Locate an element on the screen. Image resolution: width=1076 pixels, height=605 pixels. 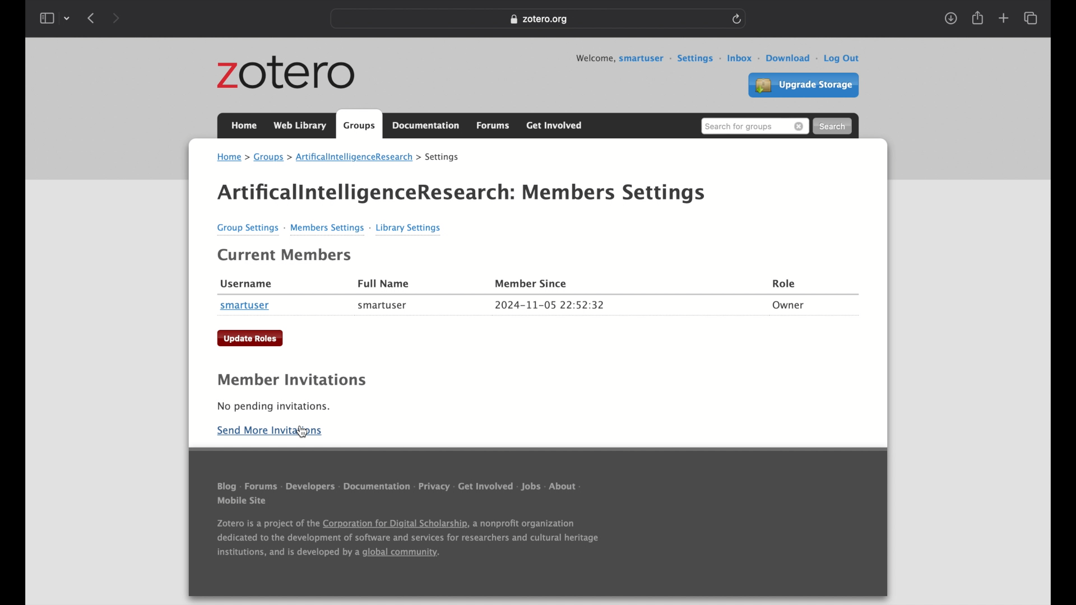
smartuser is located at coordinates (245, 306).